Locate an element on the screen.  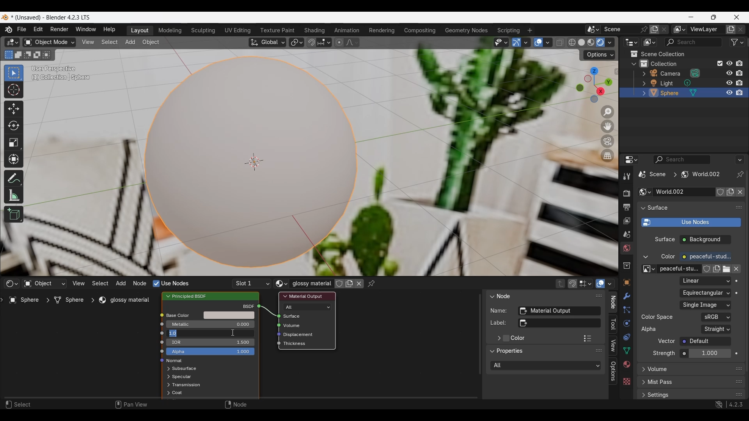
Fake user is located at coordinates (339, 284).